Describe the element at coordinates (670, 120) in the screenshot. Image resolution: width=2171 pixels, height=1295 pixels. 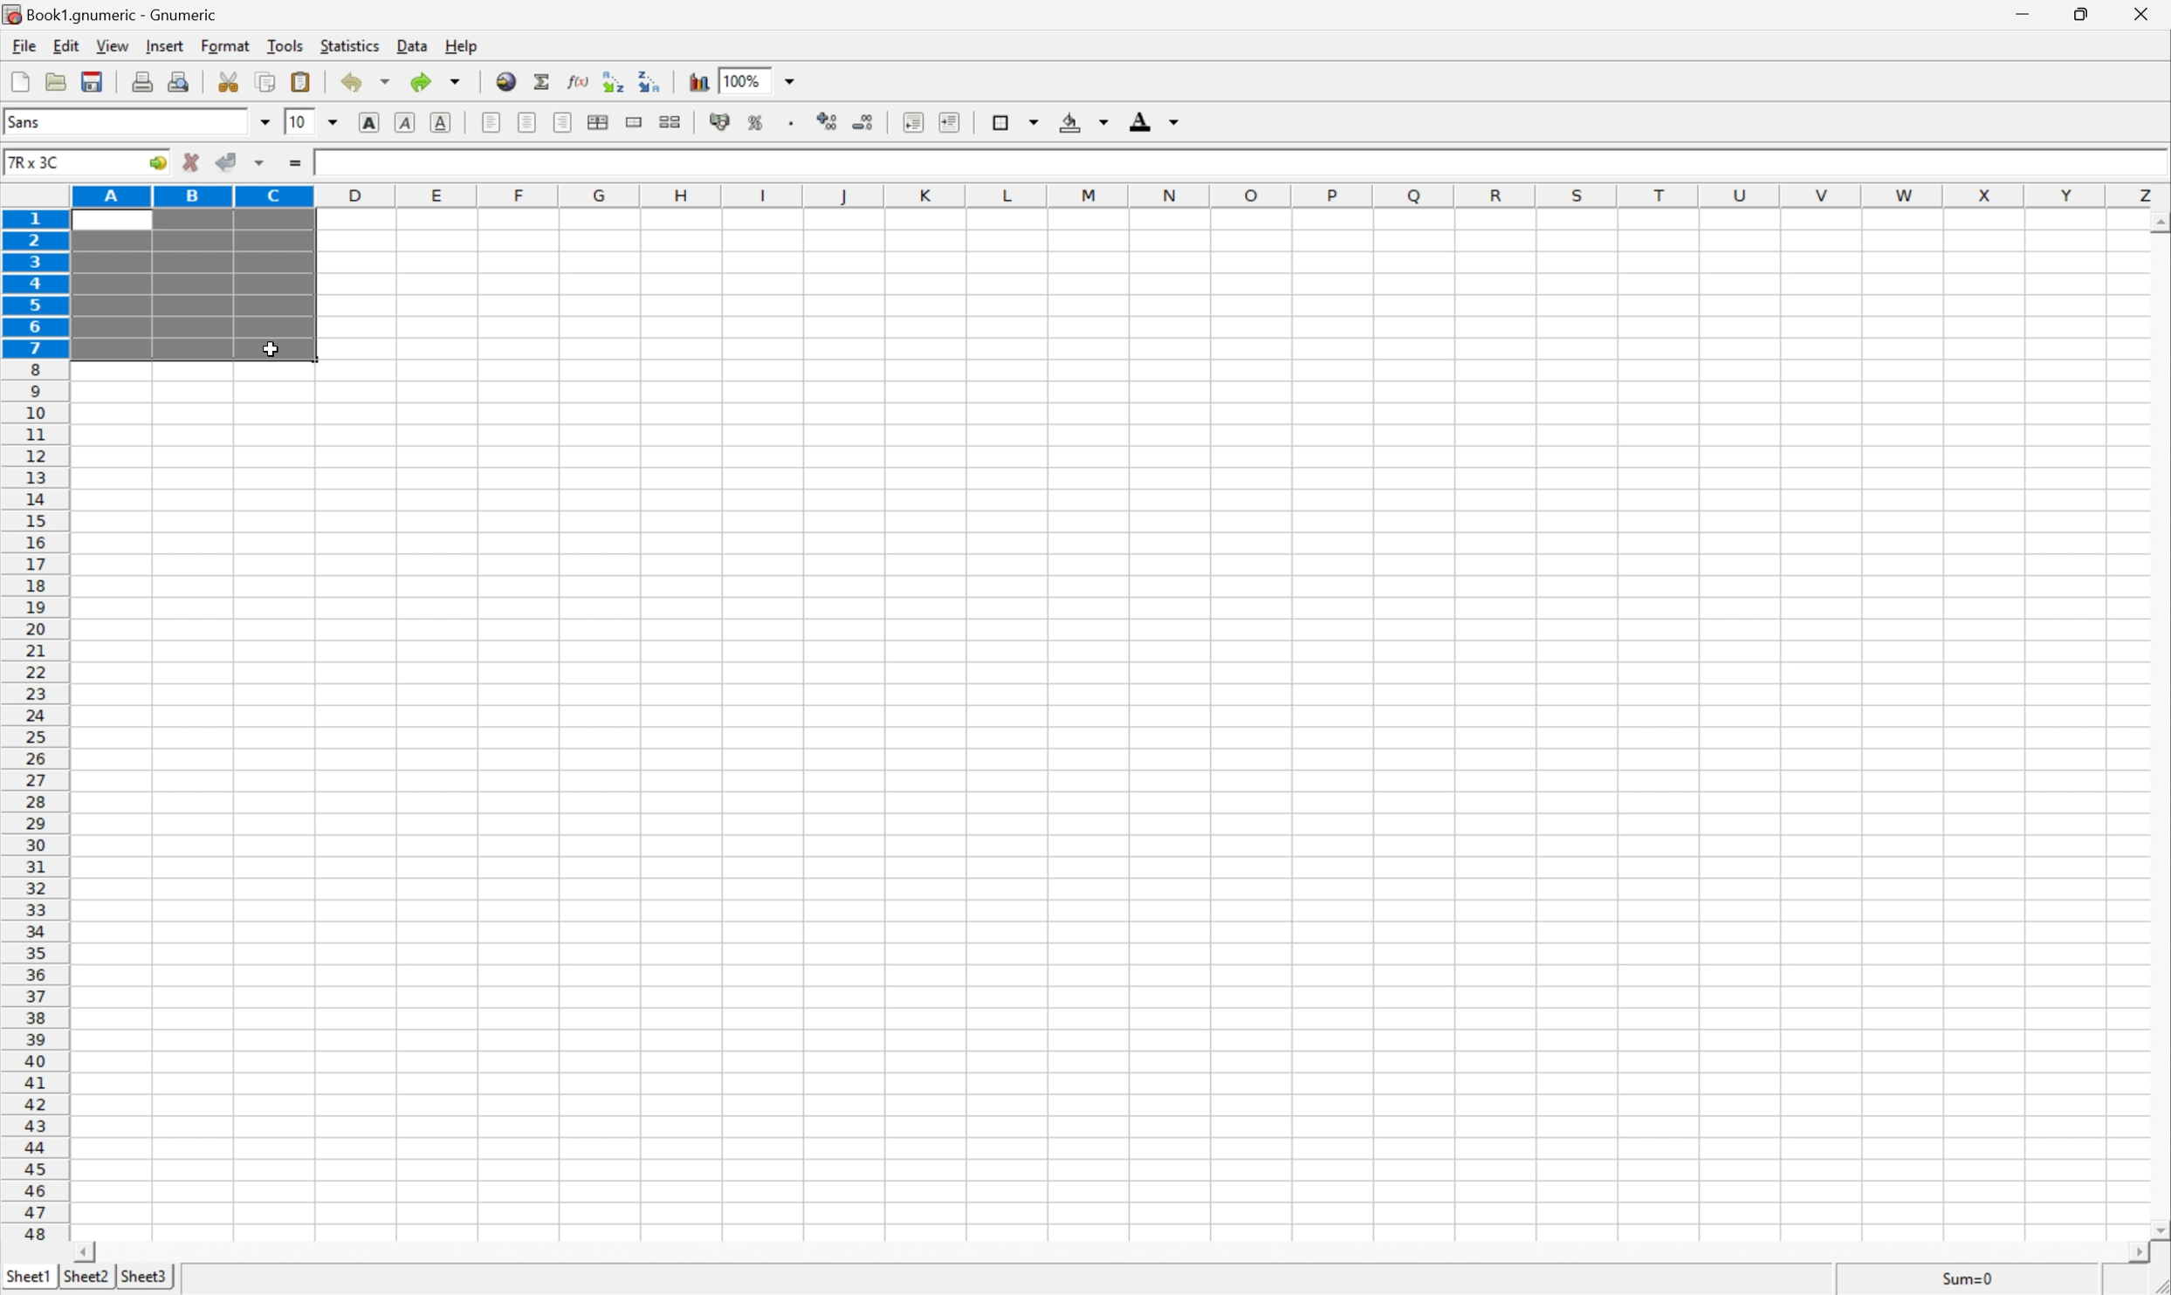
I see `split merged ranges of cells` at that location.